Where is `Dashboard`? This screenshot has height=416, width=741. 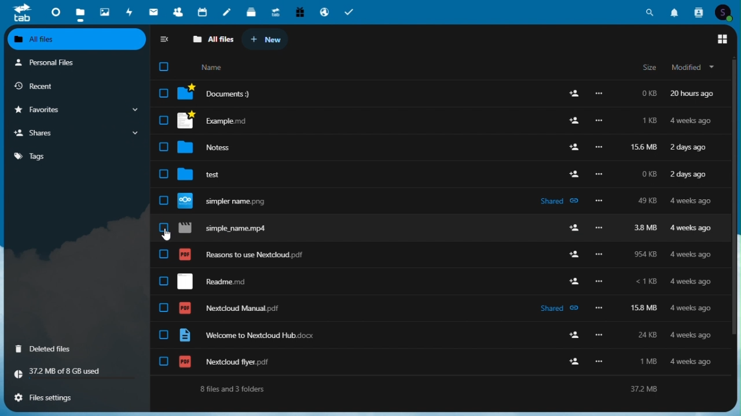 Dashboard is located at coordinates (55, 10).